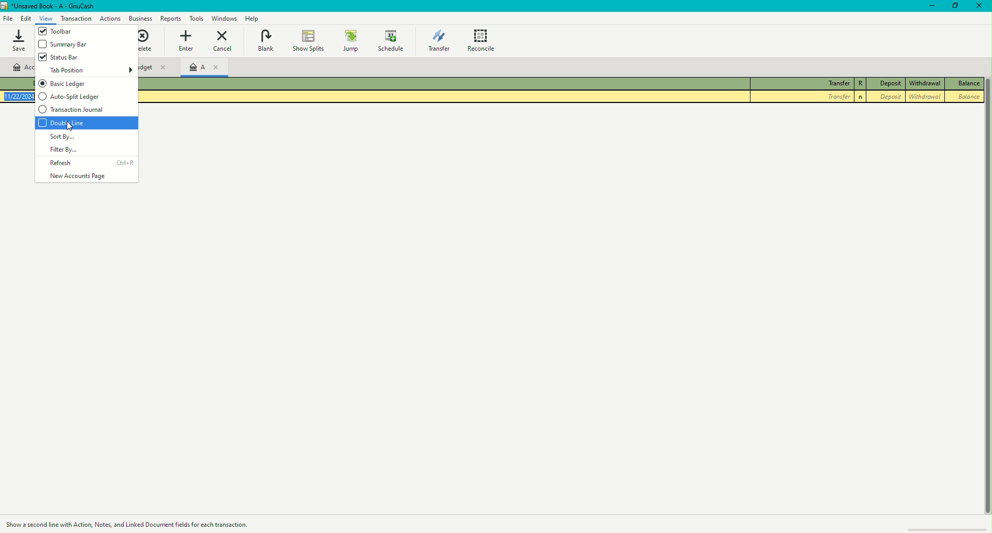 The width and height of the screenshot is (992, 533). What do you see at coordinates (928, 6) in the screenshot?
I see `Minimize` at bounding box center [928, 6].